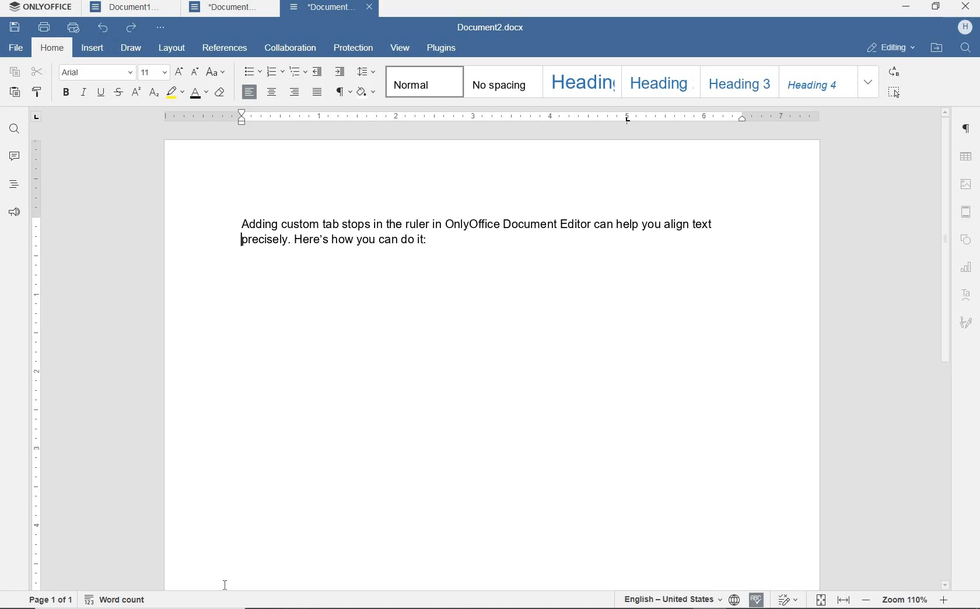 This screenshot has width=980, height=609. What do you see at coordinates (937, 6) in the screenshot?
I see `restore down` at bounding box center [937, 6].